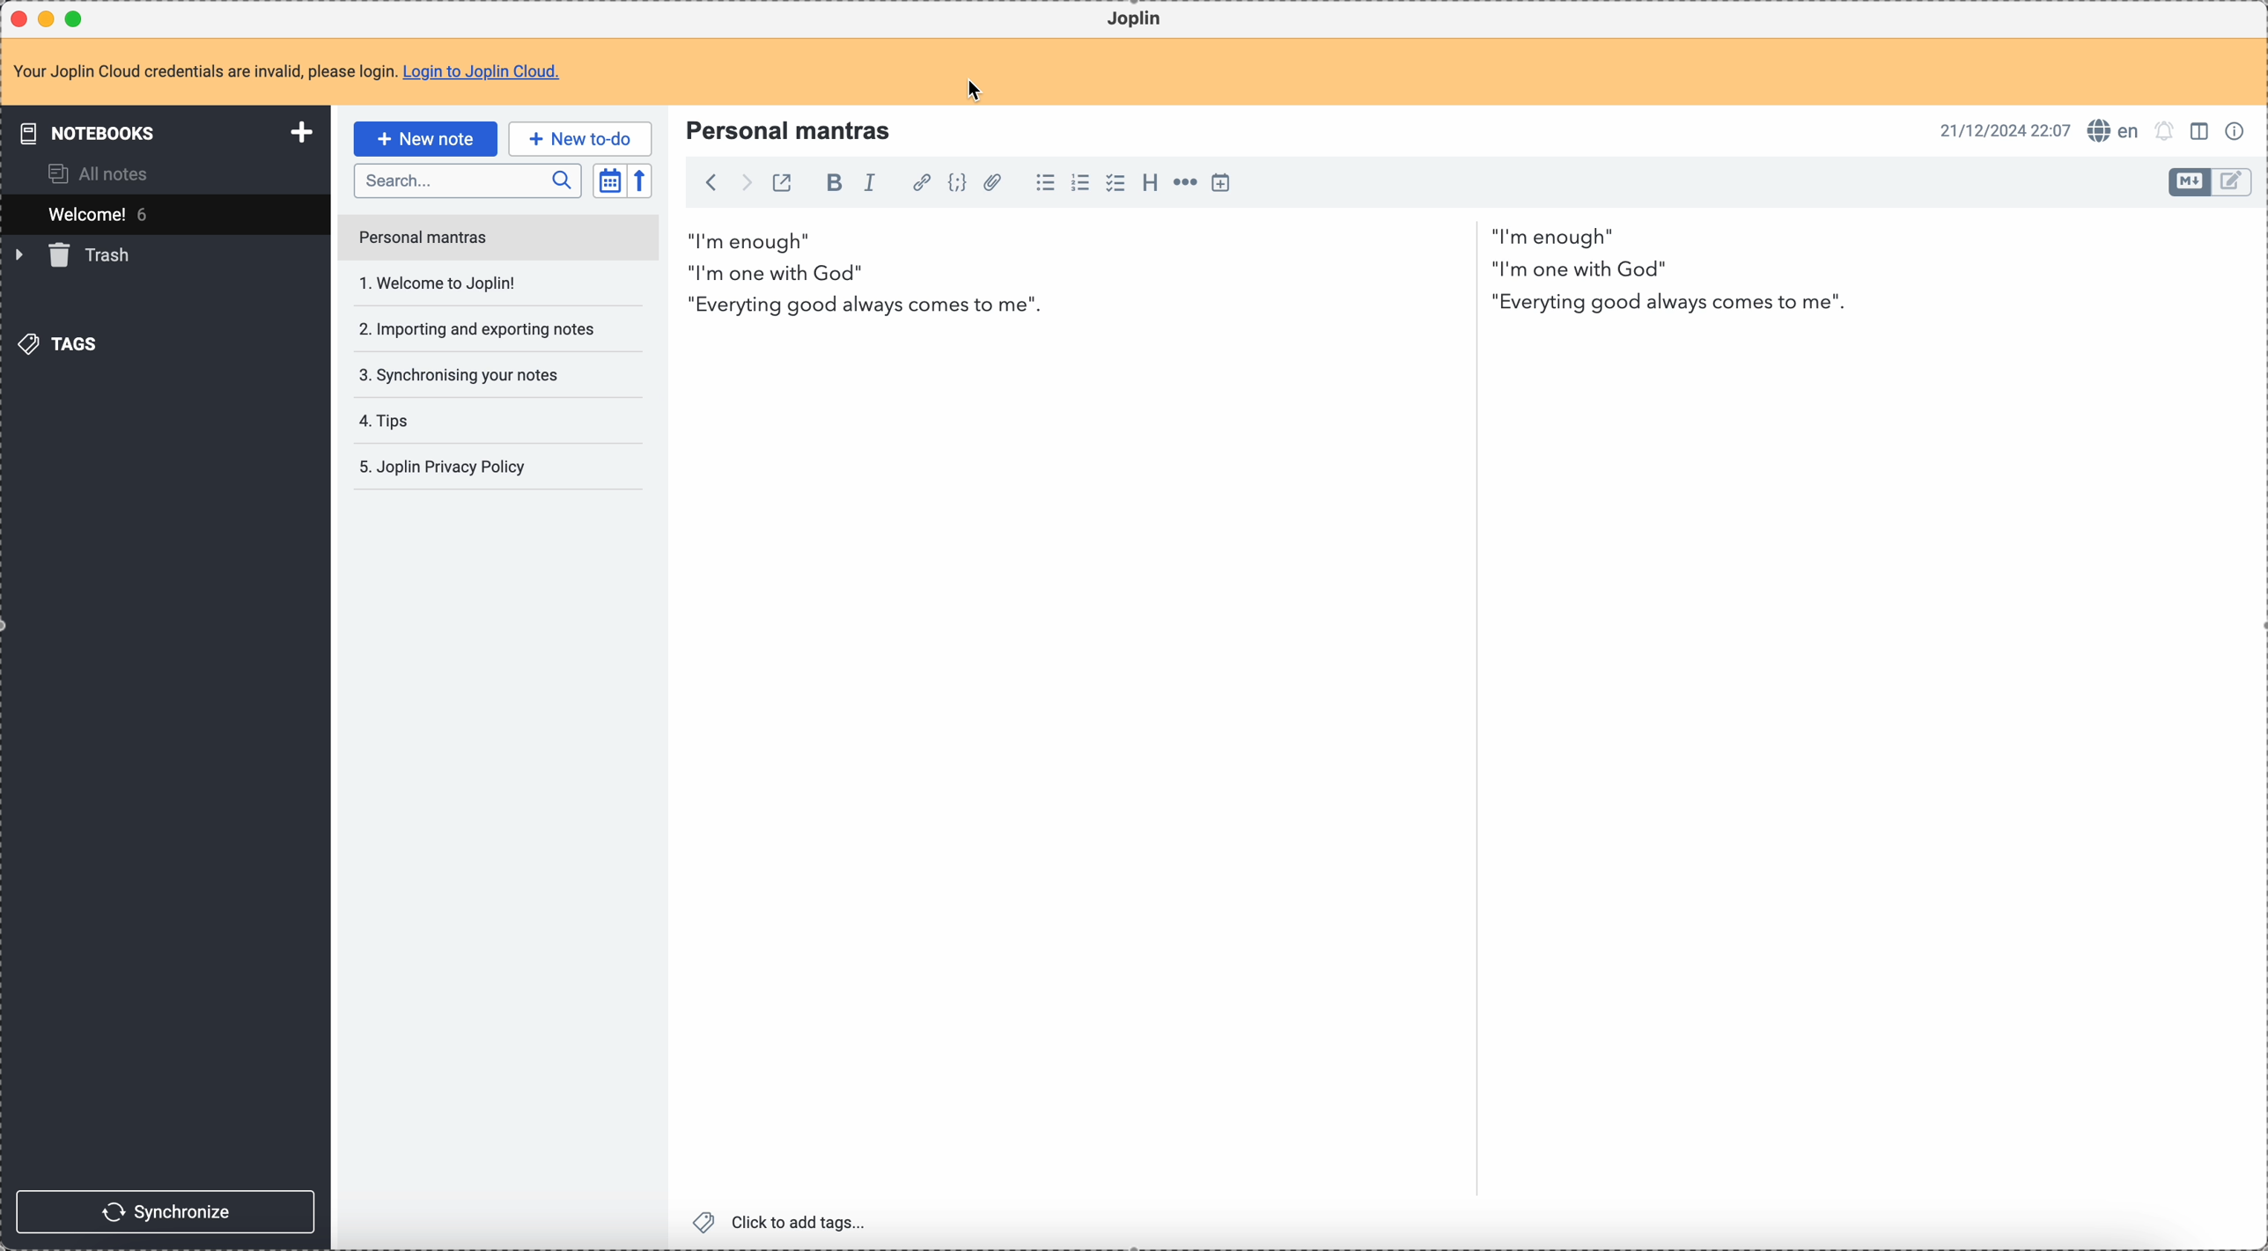 The image size is (2268, 1251). I want to click on trash, so click(81, 254).